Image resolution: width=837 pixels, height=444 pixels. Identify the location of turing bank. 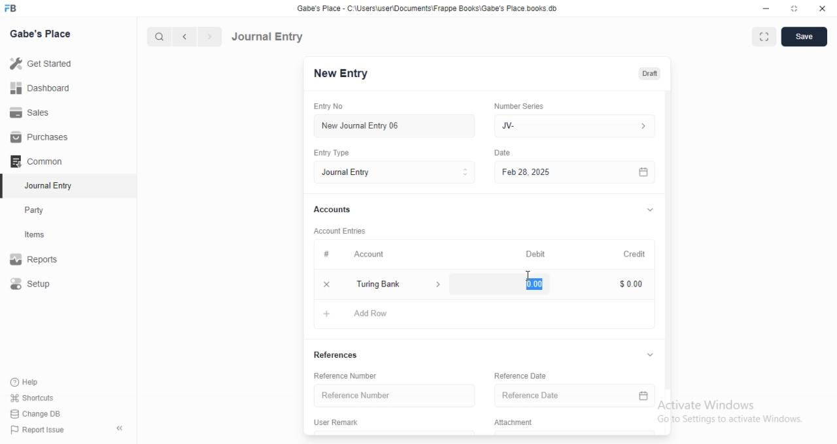
(397, 285).